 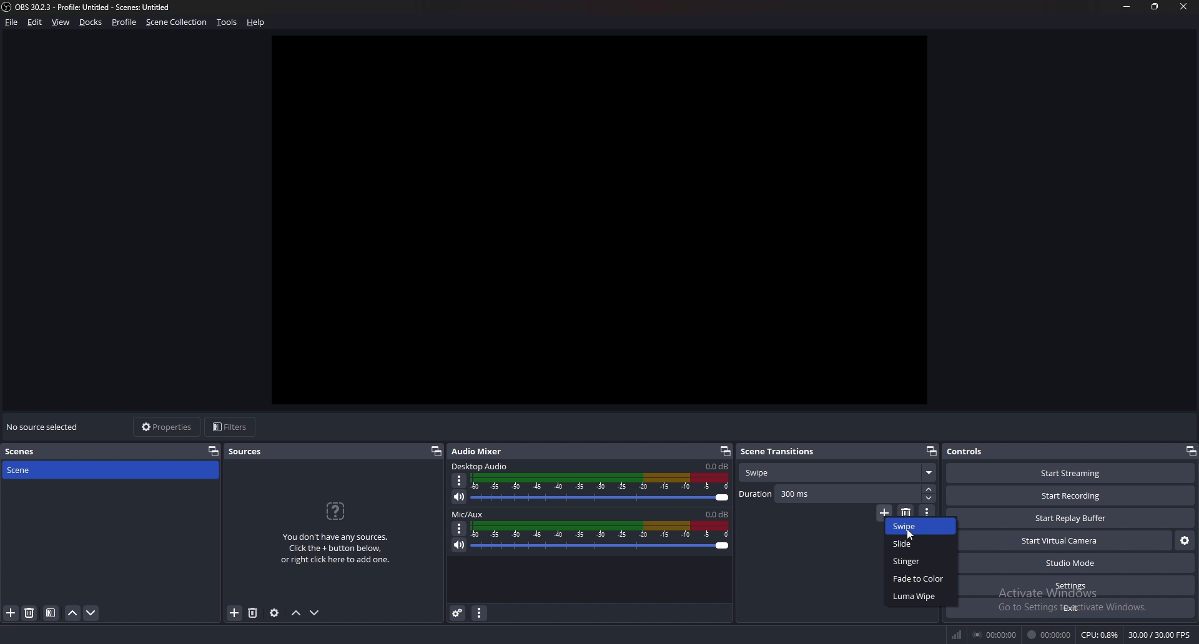 I want to click on pop out, so click(x=726, y=452).